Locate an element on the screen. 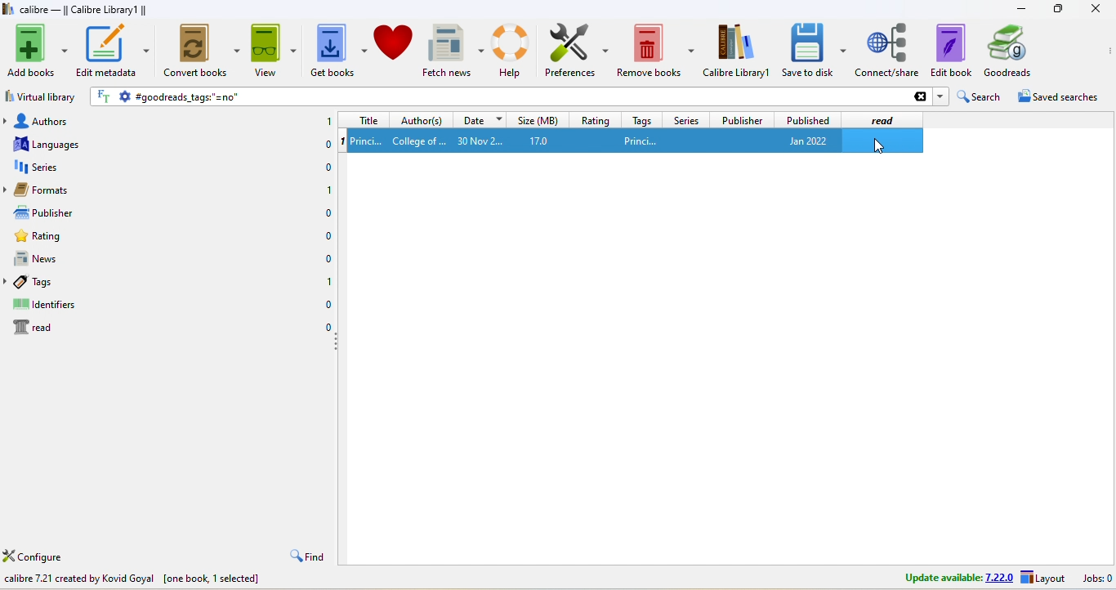  close is located at coordinates (1094, 9).